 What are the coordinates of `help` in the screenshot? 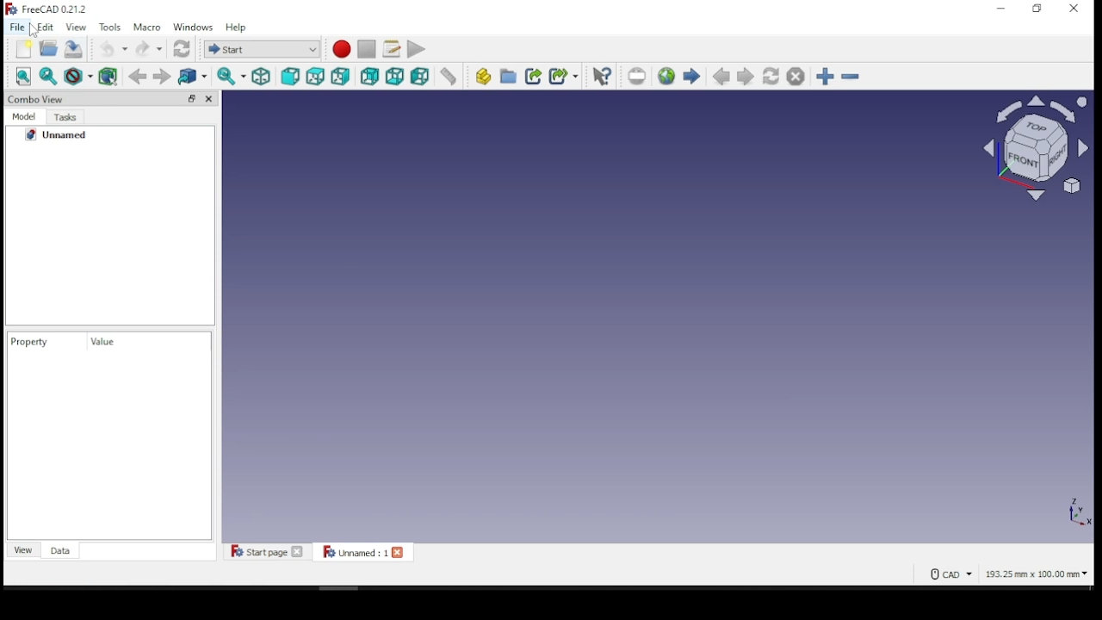 It's located at (235, 27).